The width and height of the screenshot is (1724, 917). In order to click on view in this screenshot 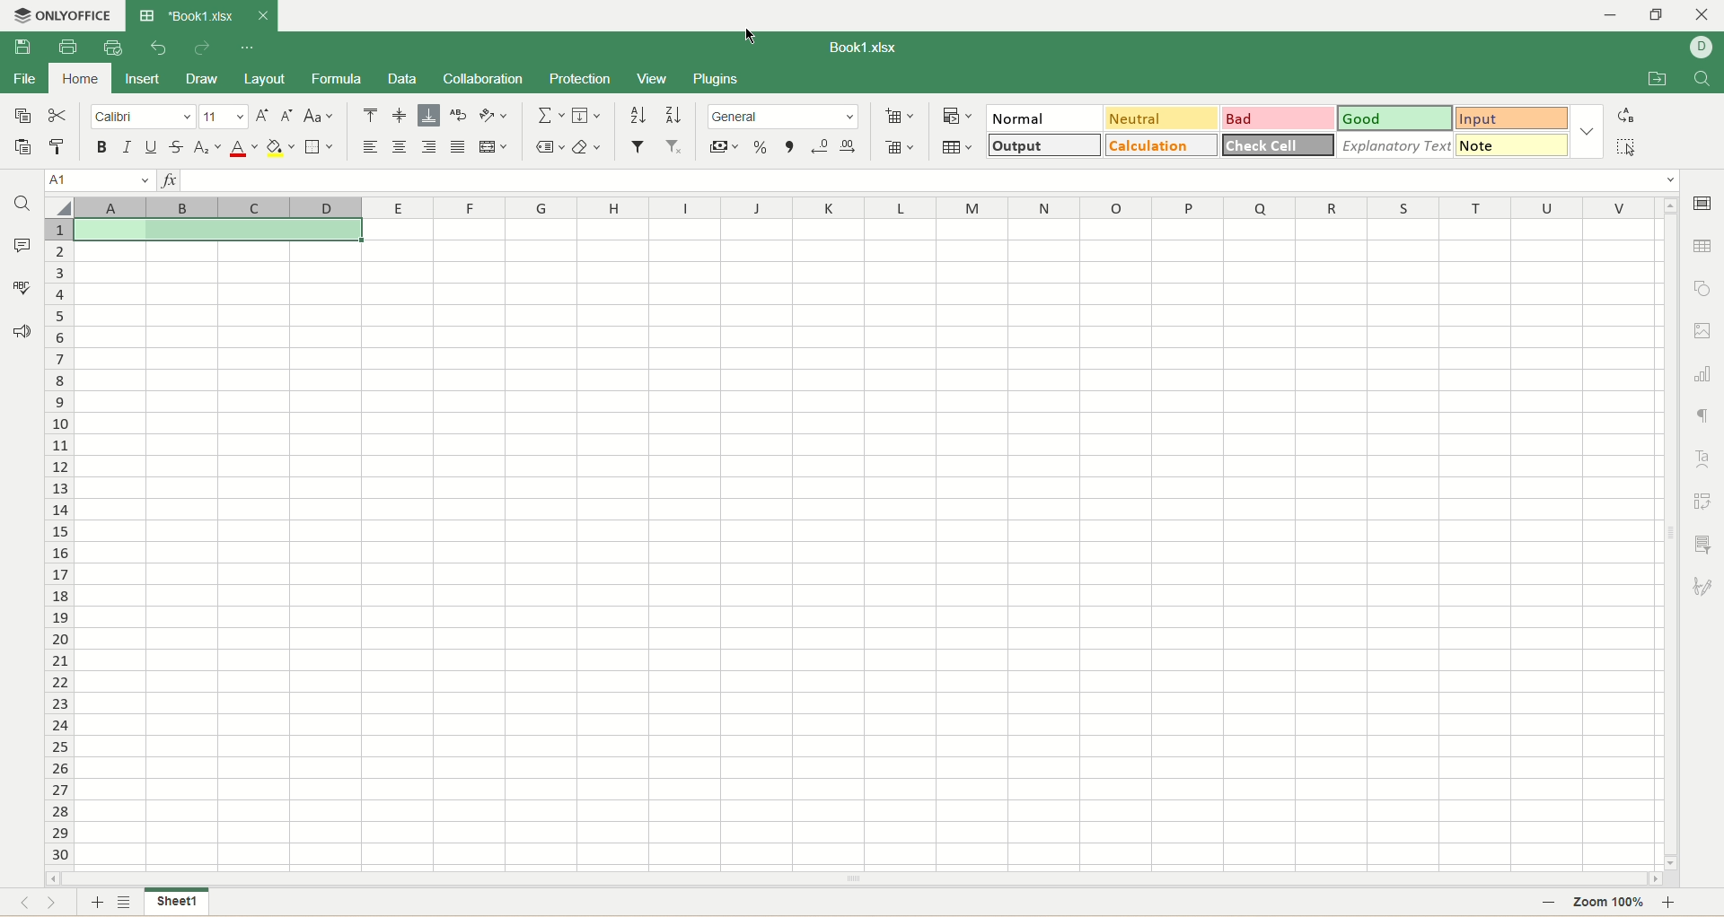, I will do `click(653, 78)`.